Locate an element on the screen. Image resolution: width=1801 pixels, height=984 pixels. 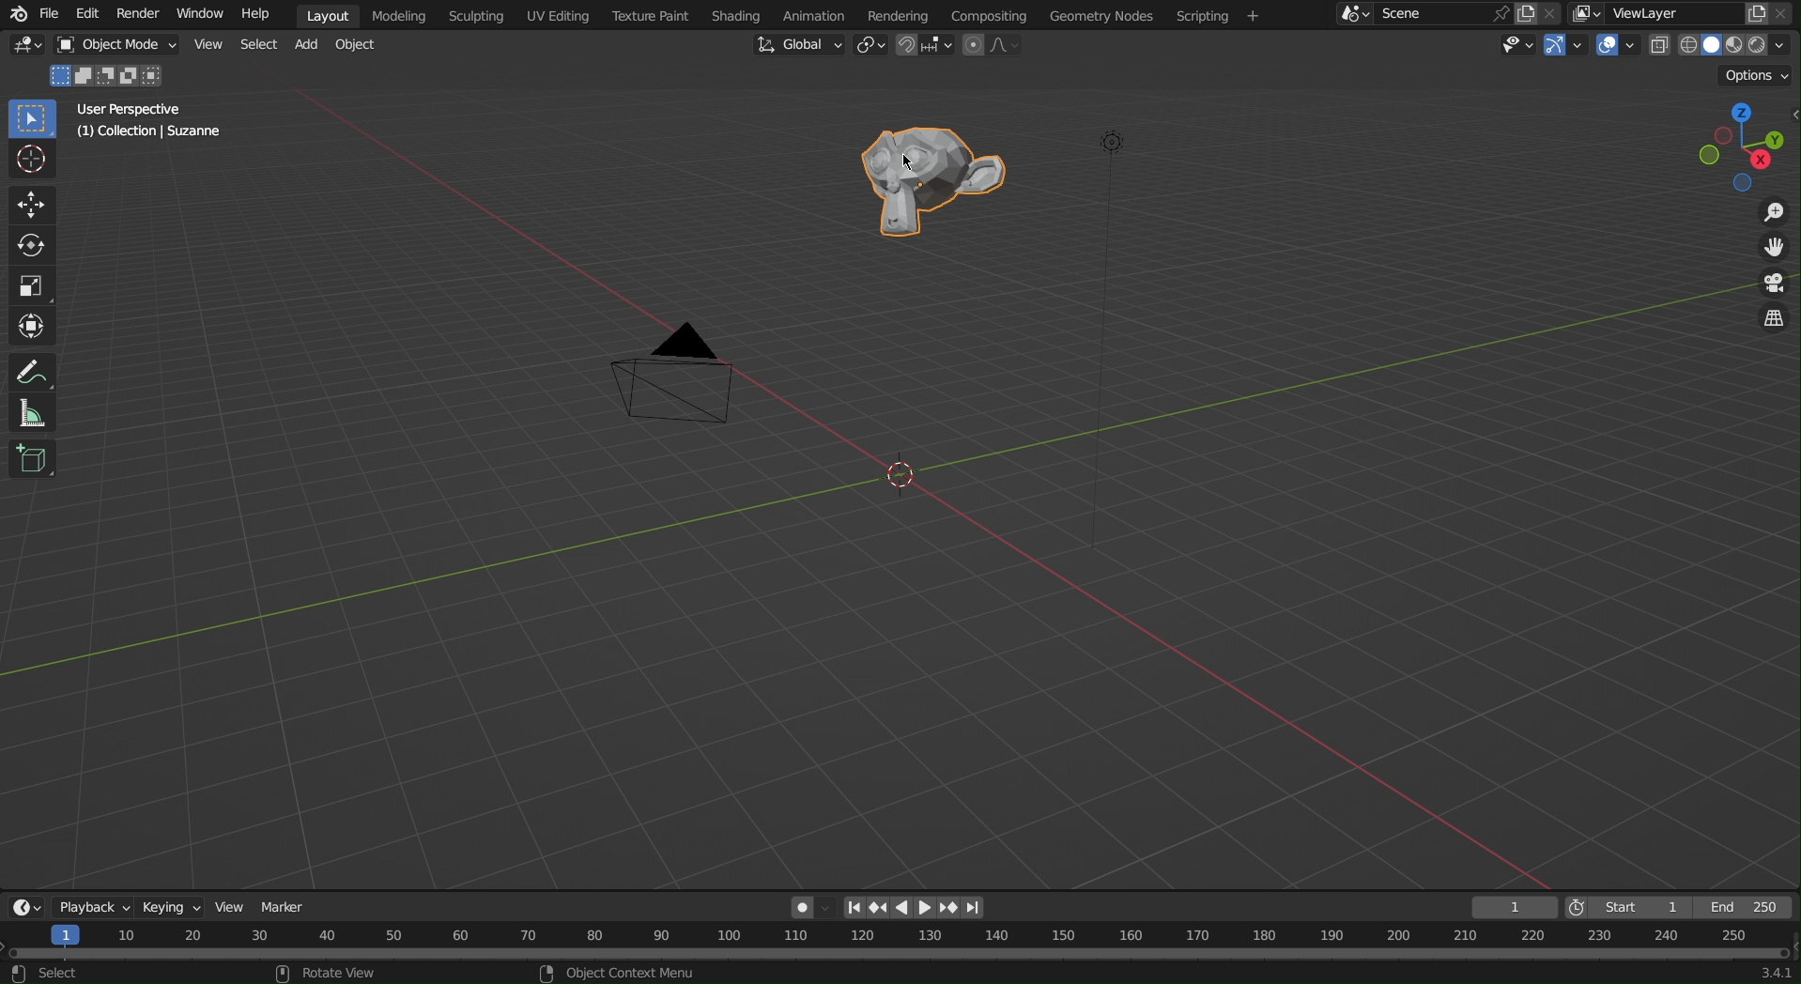
Measure is located at coordinates (28, 414).